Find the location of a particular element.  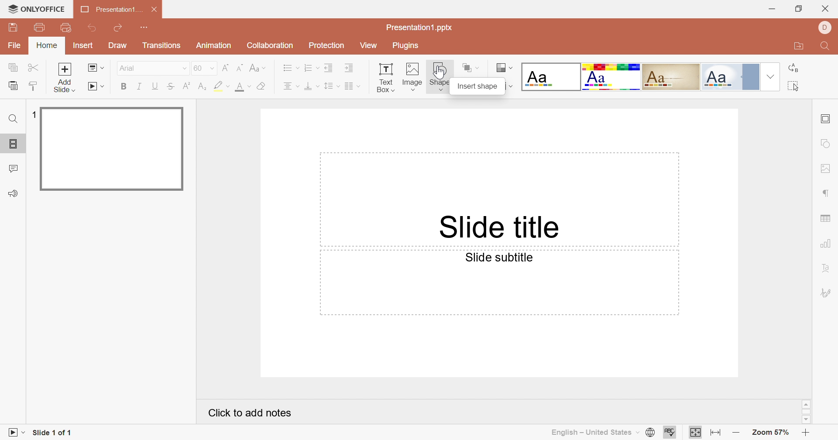

Restore down is located at coordinates (800, 10).